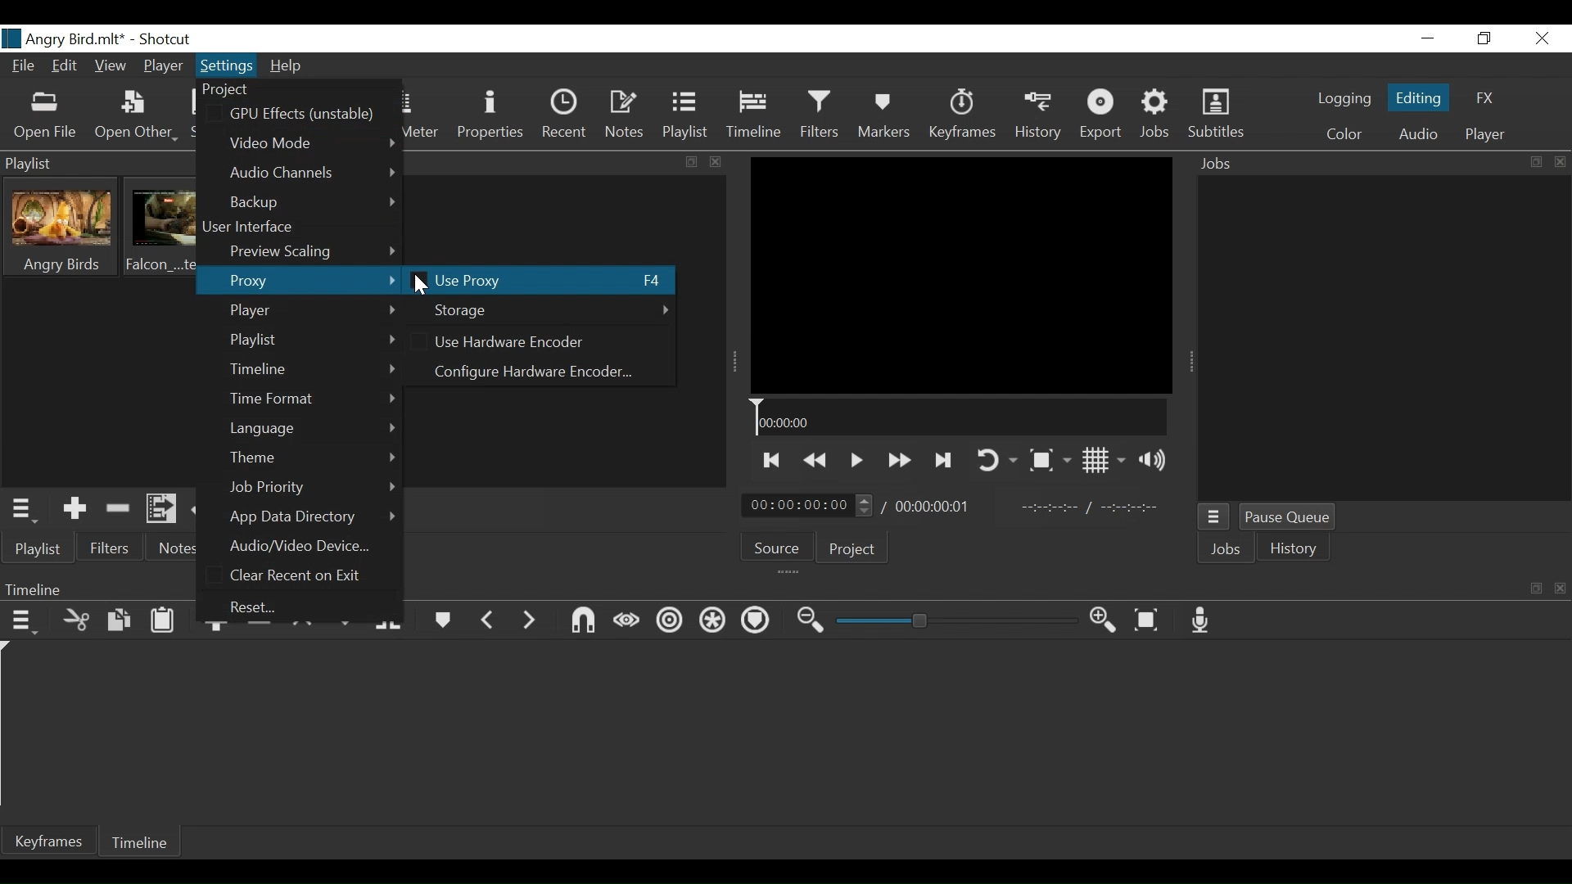  I want to click on Backup, so click(311, 203).